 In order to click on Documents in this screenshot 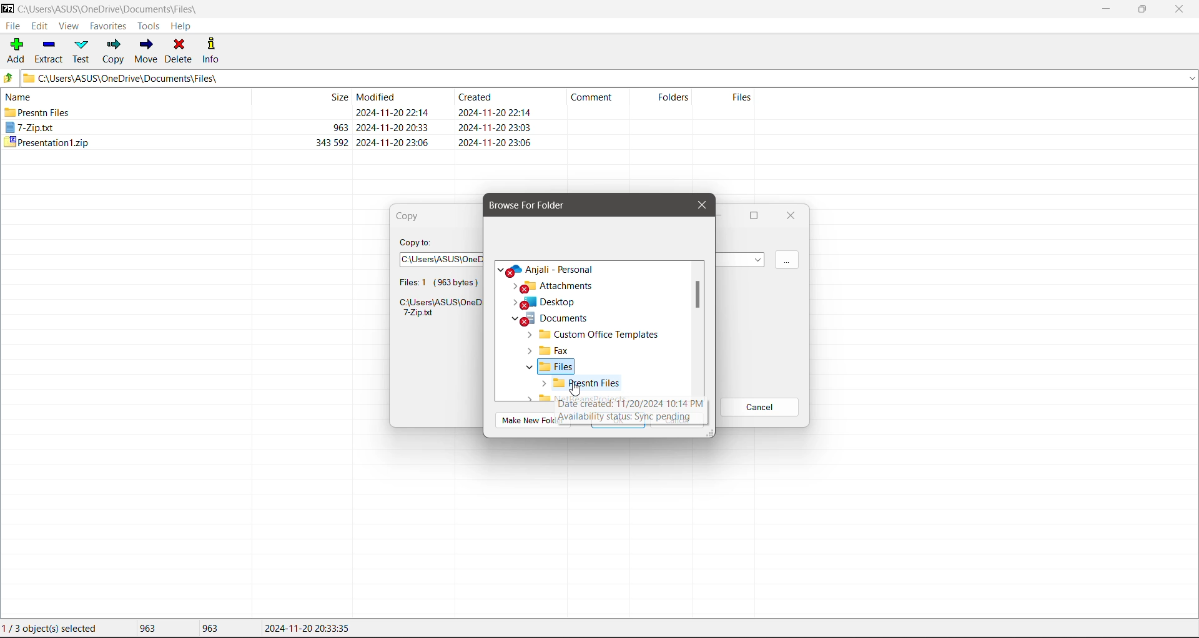, I will do `click(556, 318)`.